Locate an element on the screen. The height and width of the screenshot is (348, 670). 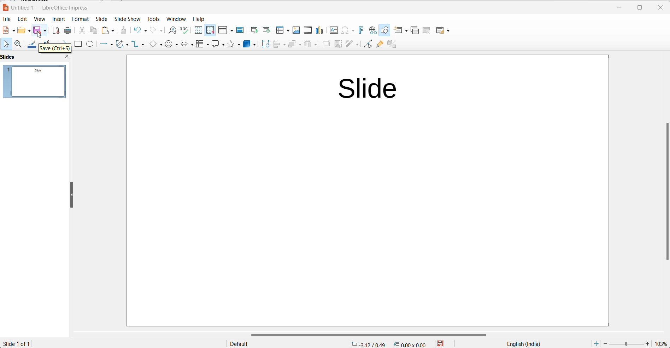
vertical scroll bar is located at coordinates (666, 192).